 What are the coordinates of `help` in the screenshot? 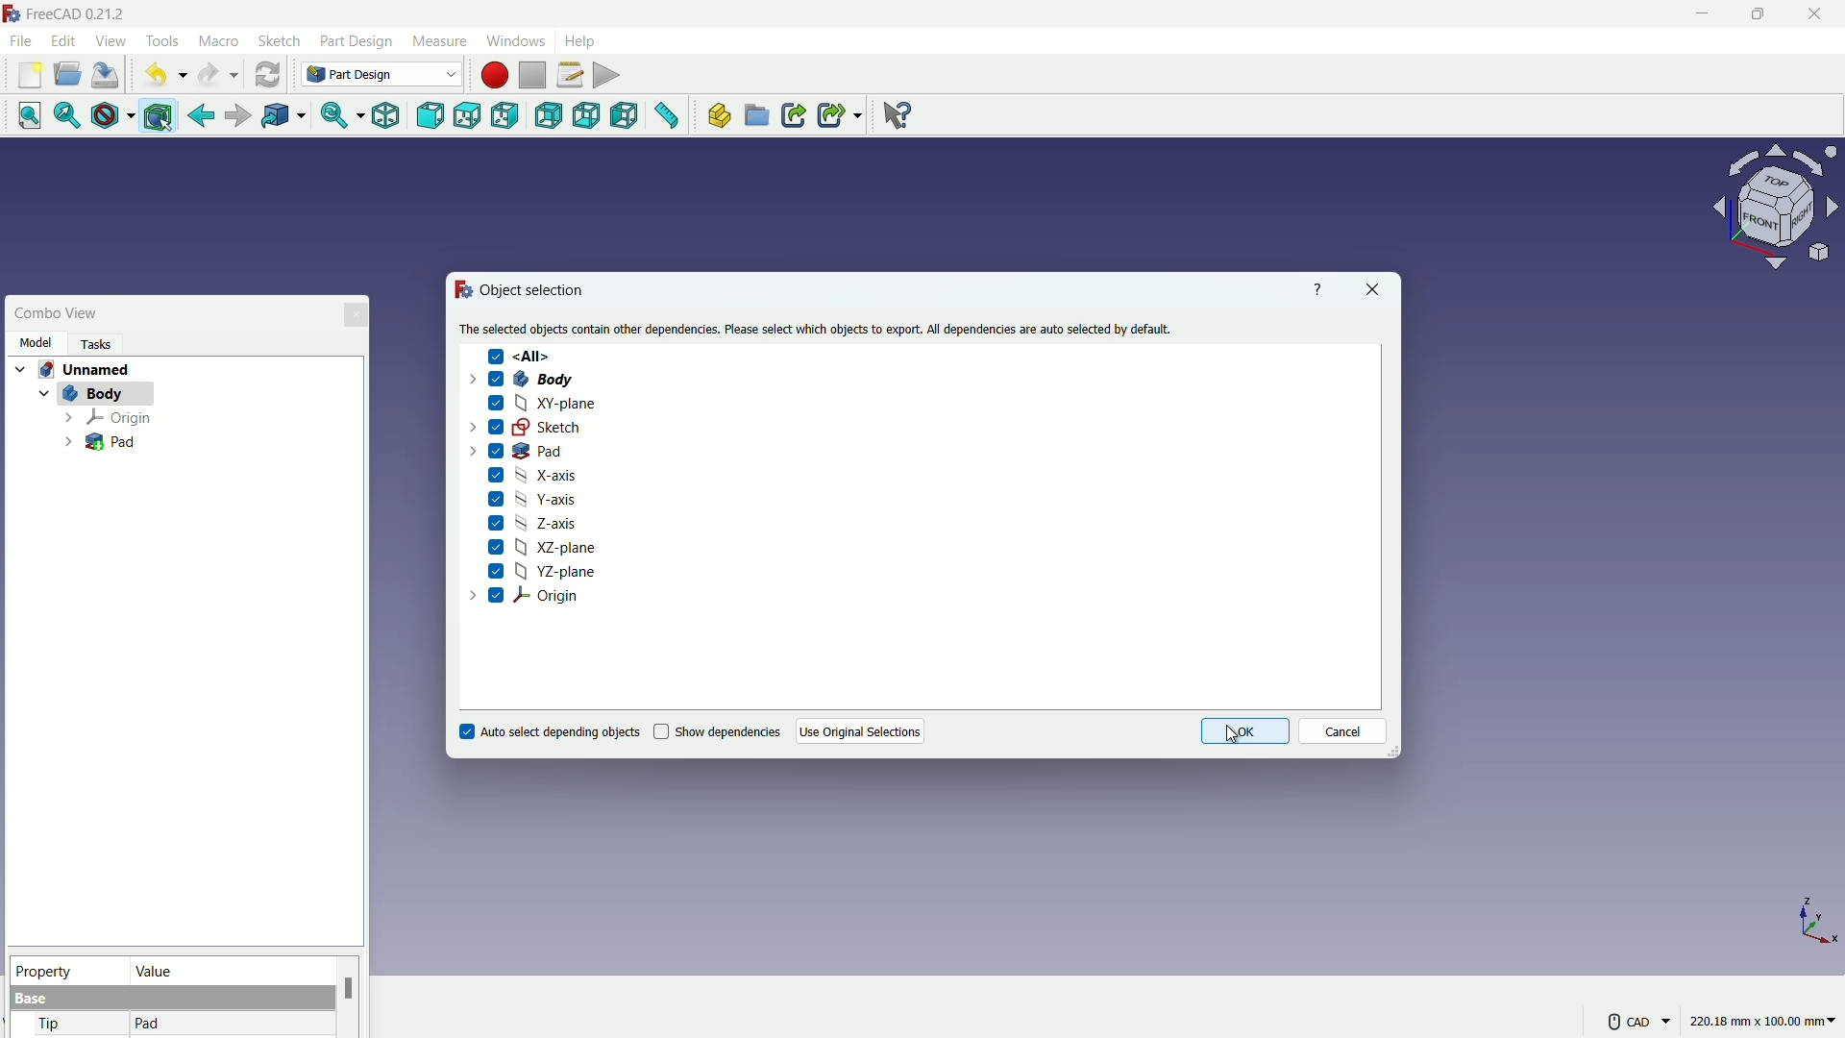 It's located at (582, 39).